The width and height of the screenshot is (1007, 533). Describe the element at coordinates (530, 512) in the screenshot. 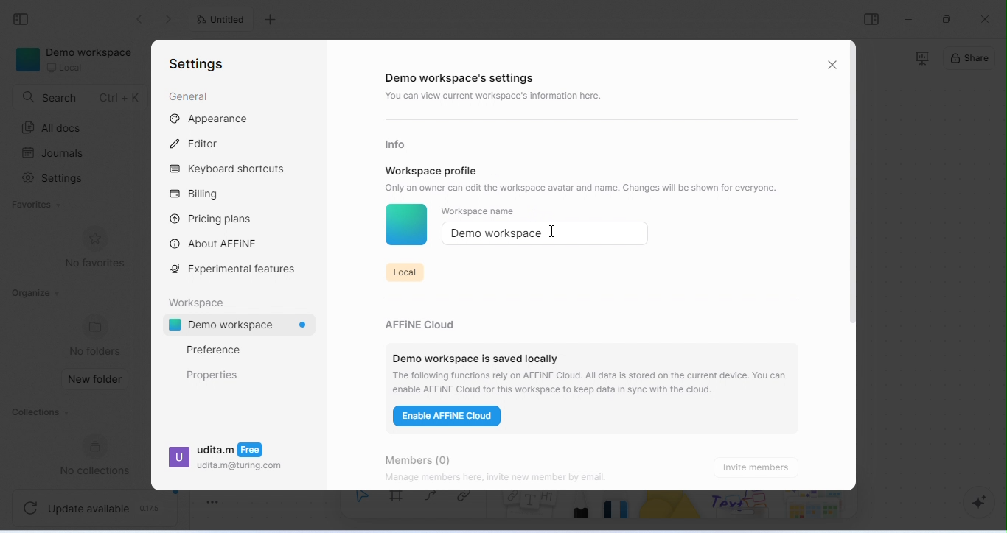

I see `notes` at that location.